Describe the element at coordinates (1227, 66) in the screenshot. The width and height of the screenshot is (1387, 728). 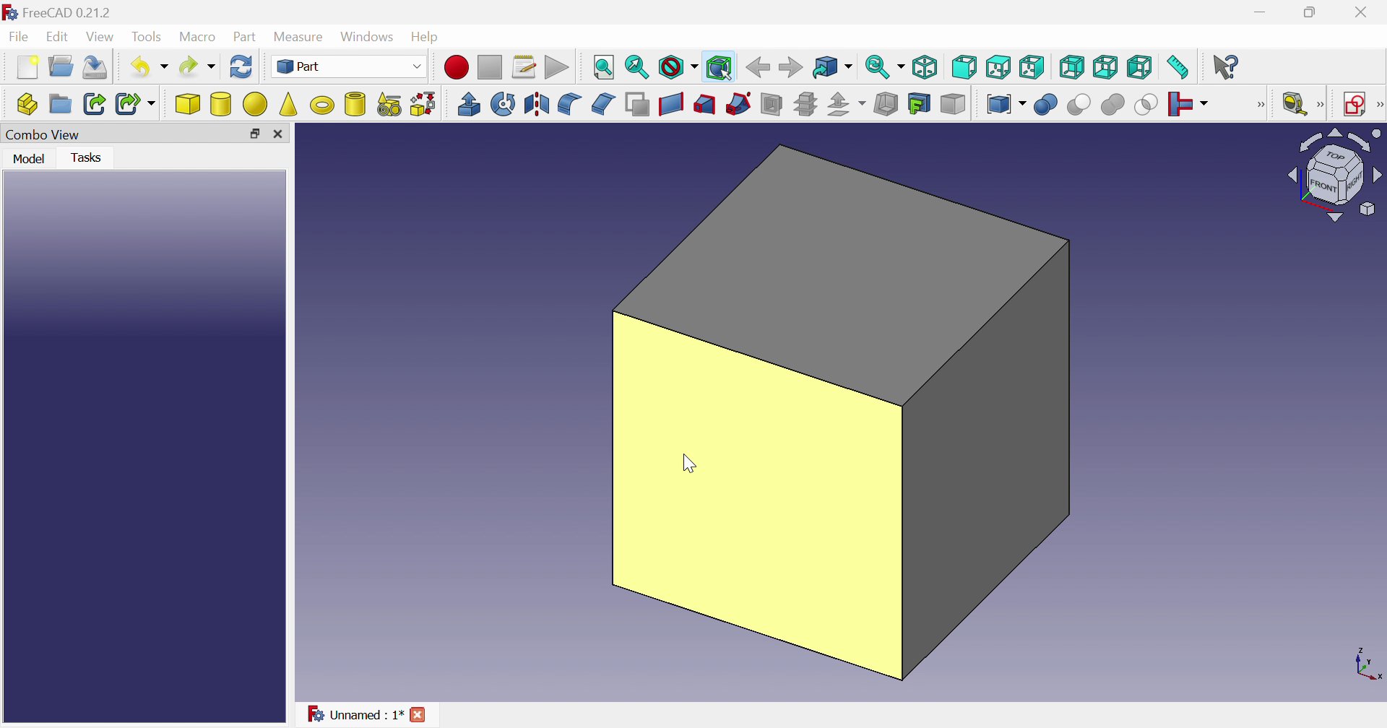
I see `What's this?` at that location.